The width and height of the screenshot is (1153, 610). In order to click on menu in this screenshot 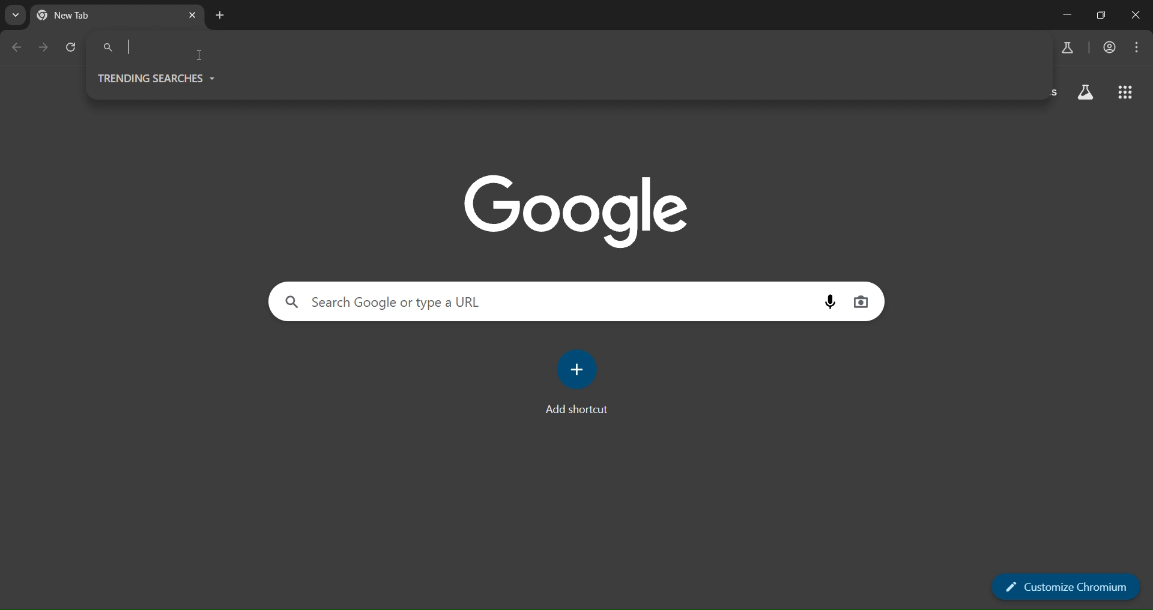, I will do `click(1140, 47)`.